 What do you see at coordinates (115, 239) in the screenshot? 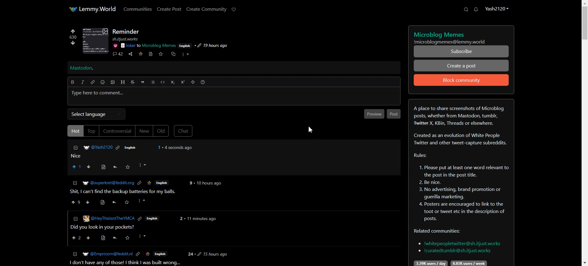
I see `` at bounding box center [115, 239].